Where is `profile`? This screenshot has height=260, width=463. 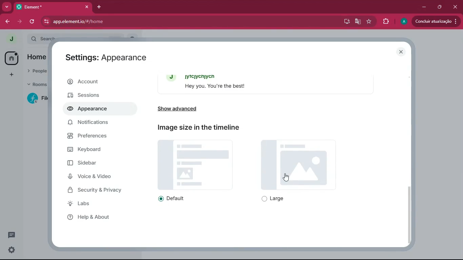
profile is located at coordinates (403, 21).